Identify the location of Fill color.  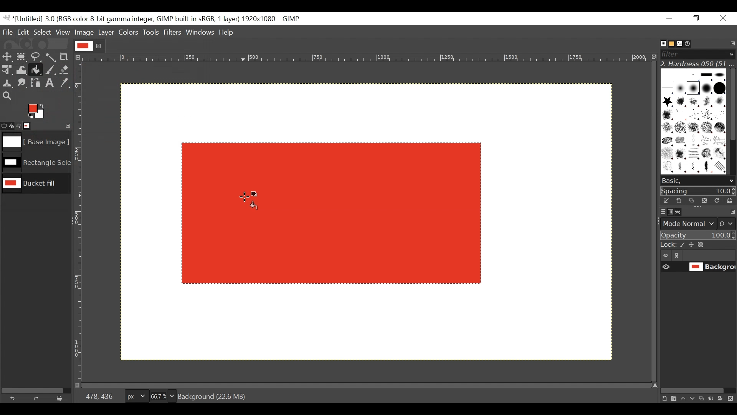
(254, 206).